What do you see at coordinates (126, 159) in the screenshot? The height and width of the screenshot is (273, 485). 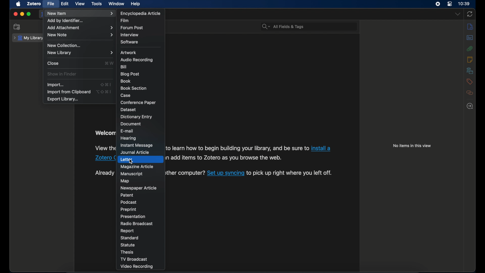 I see `letter` at bounding box center [126, 159].